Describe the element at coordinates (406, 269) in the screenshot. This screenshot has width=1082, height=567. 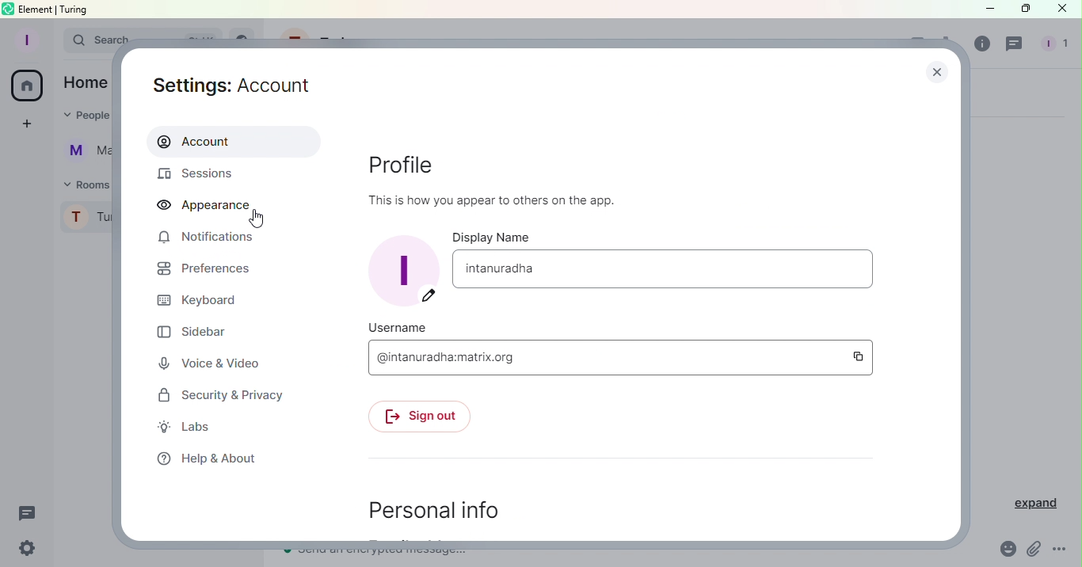
I see `Profile picture` at that location.